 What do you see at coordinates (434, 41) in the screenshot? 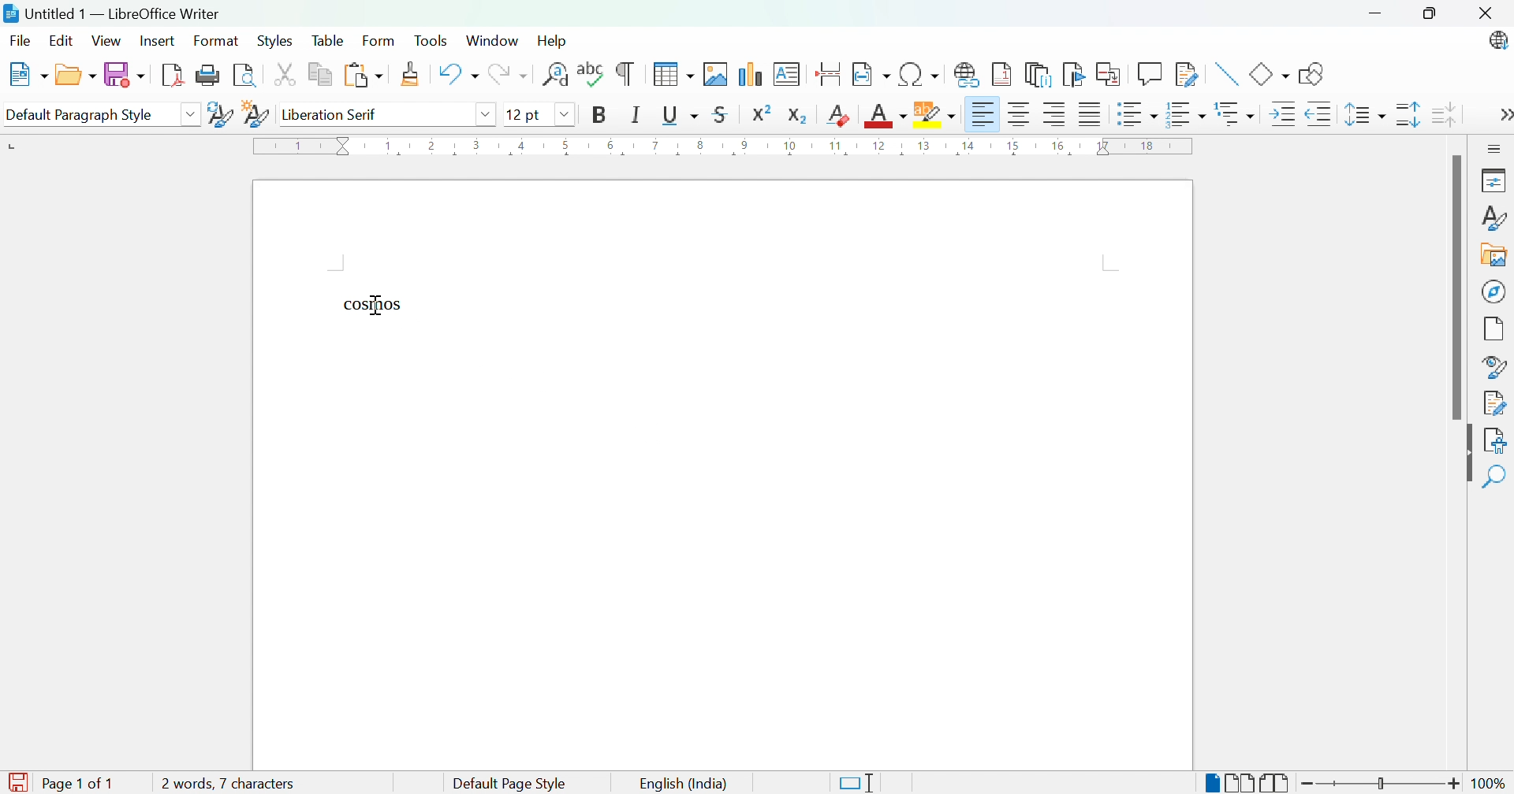
I see `Tools` at bounding box center [434, 41].